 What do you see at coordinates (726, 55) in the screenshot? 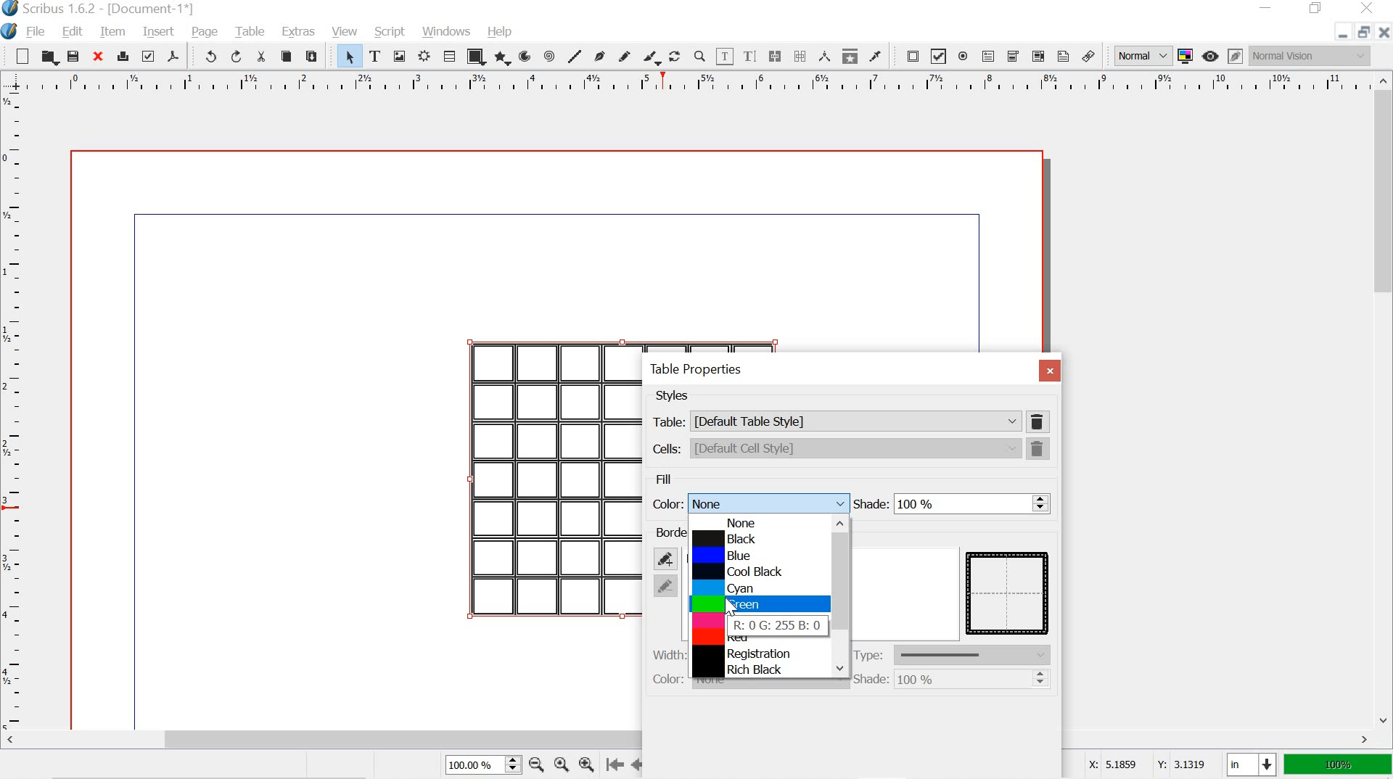
I see `edit contents of frame` at bounding box center [726, 55].